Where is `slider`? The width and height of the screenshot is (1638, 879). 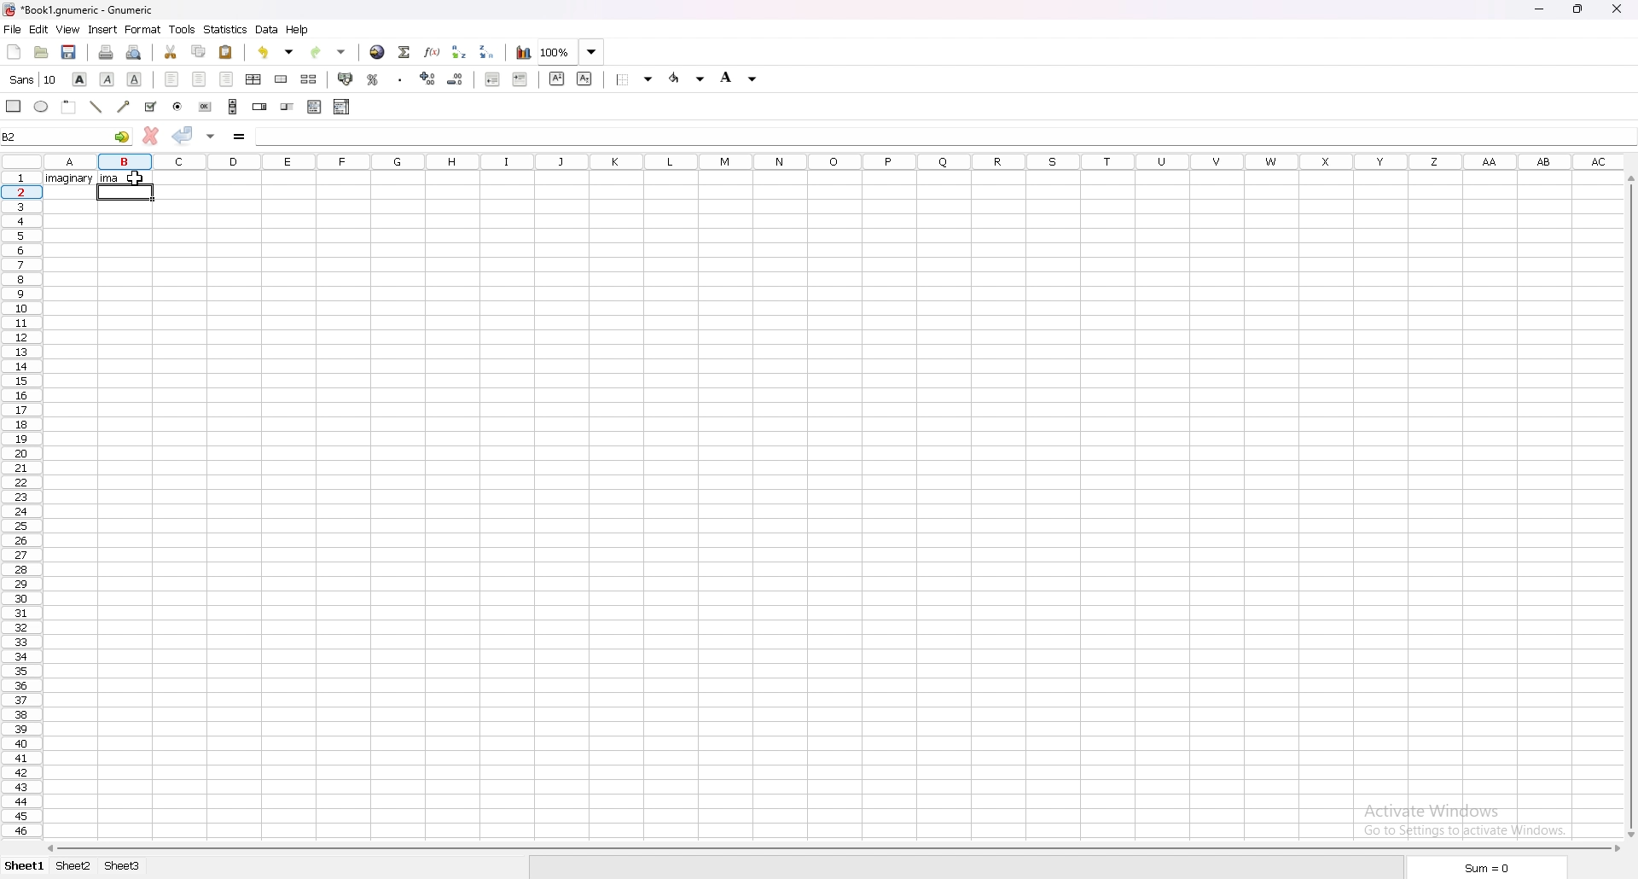
slider is located at coordinates (288, 107).